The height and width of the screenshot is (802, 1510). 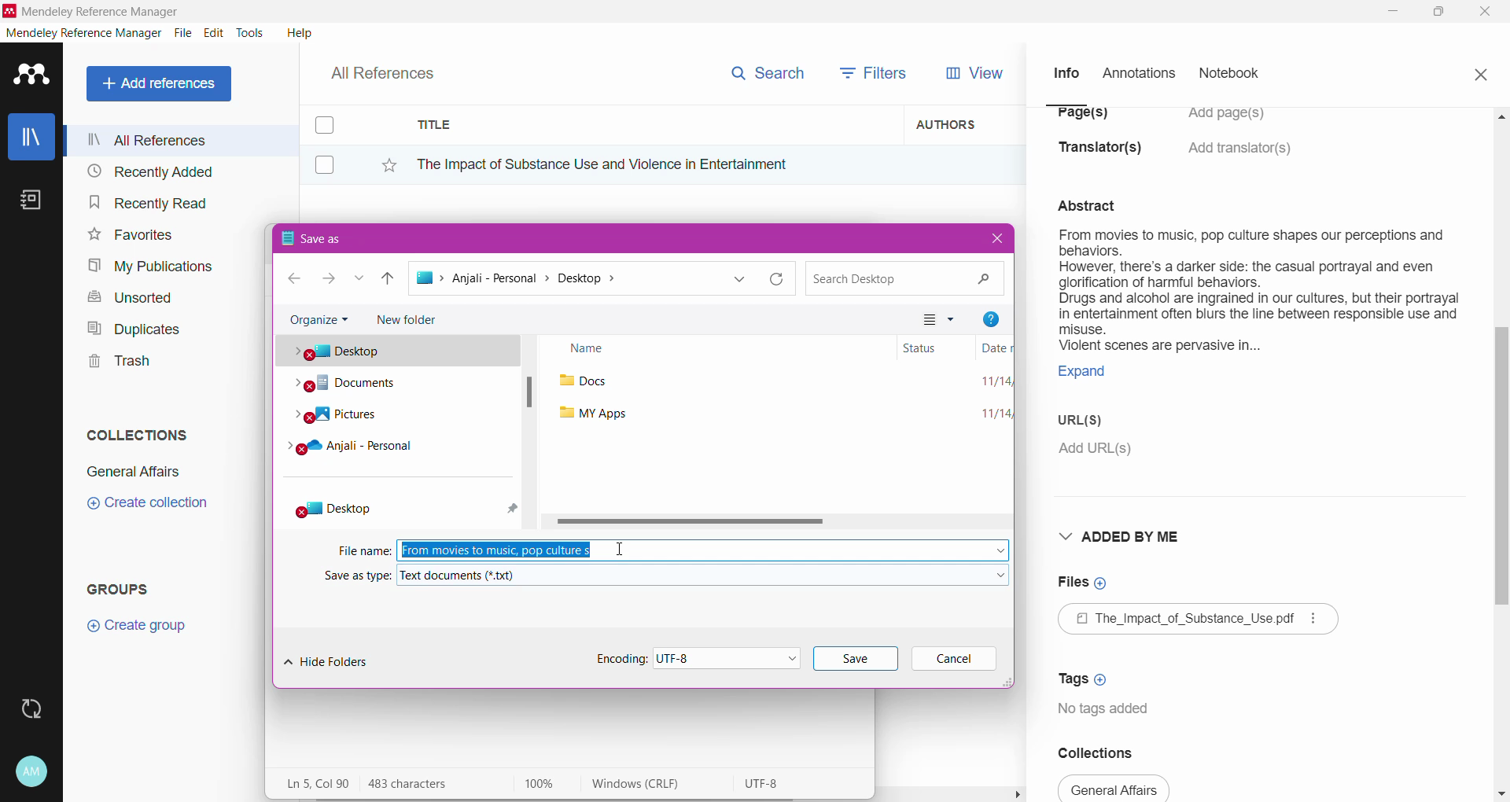 I want to click on Trash, so click(x=115, y=363).